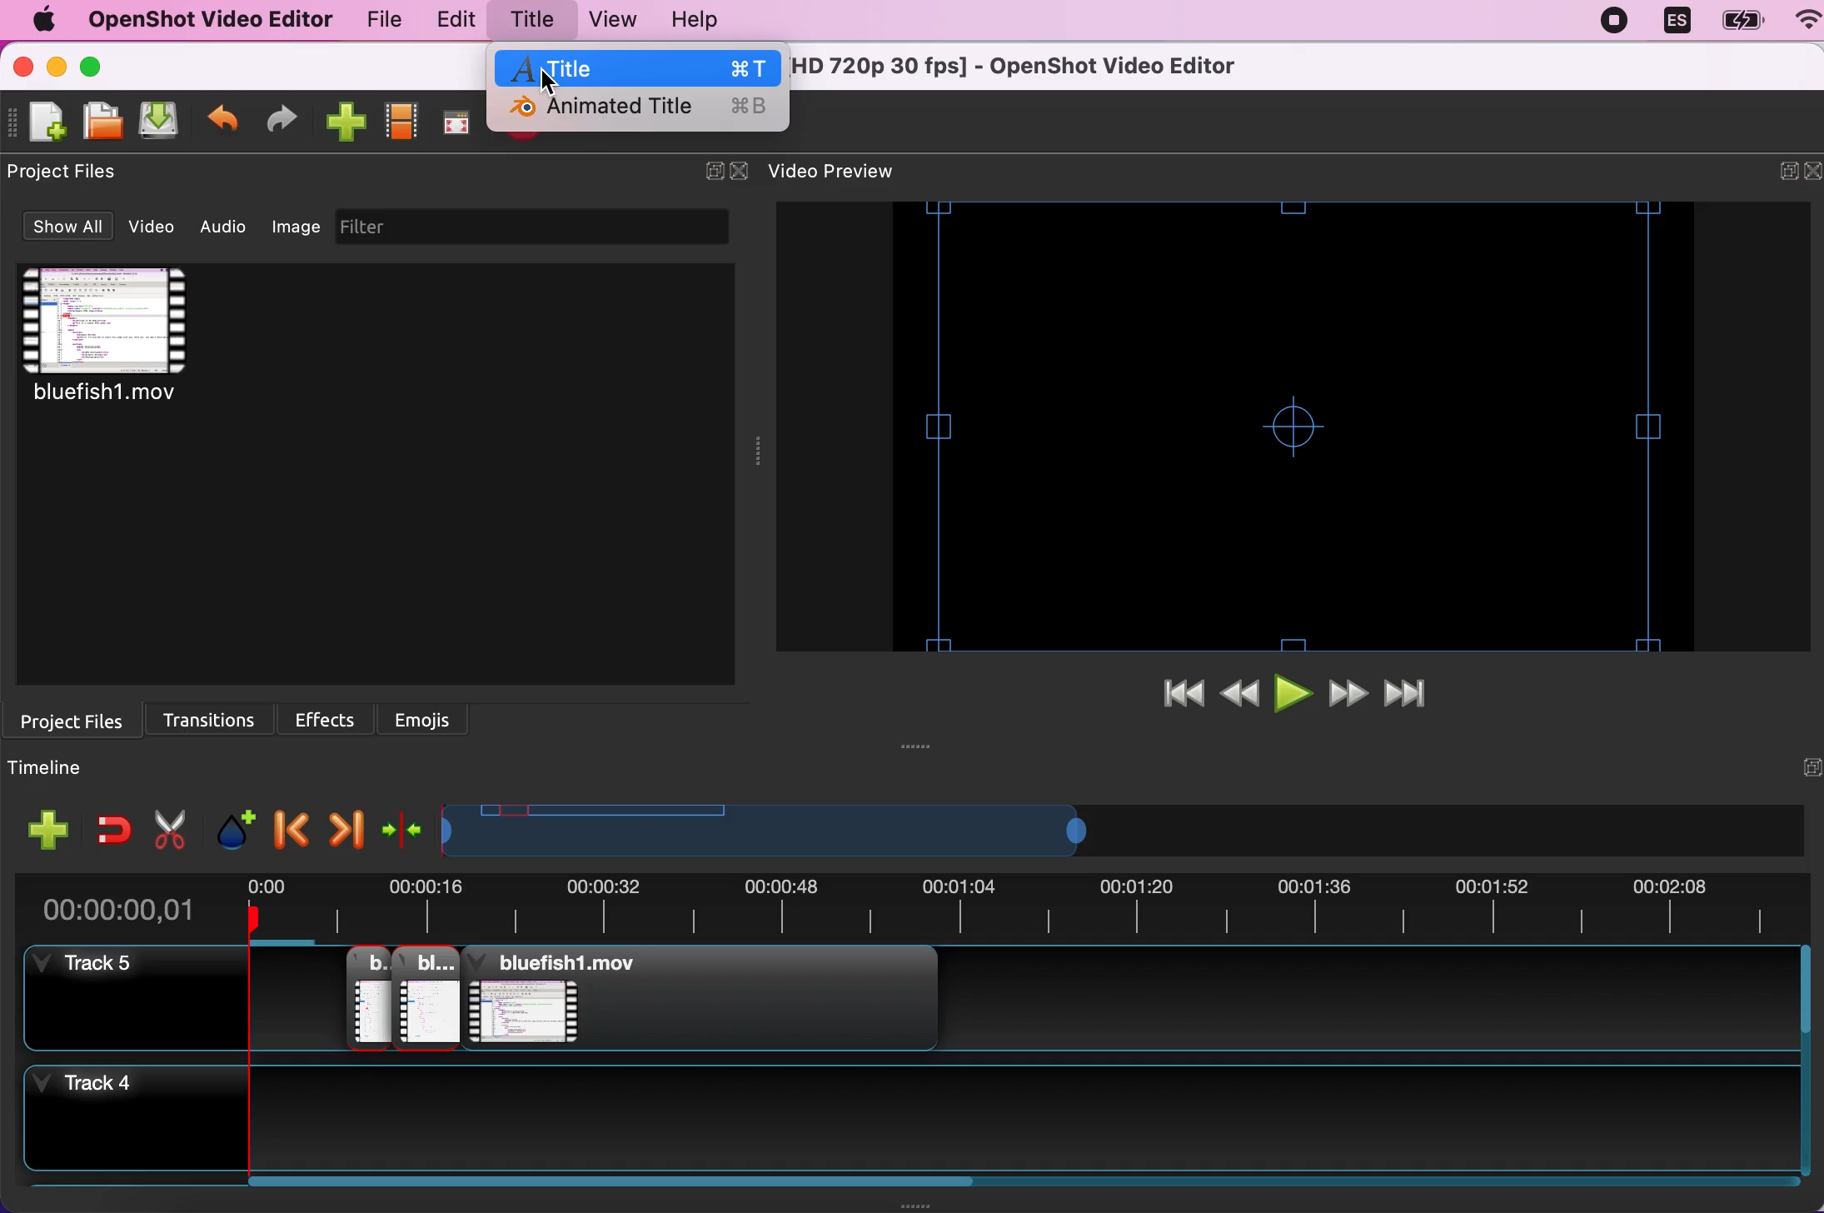  What do you see at coordinates (120, 904) in the screenshot?
I see `00:00:00,01` at bounding box center [120, 904].